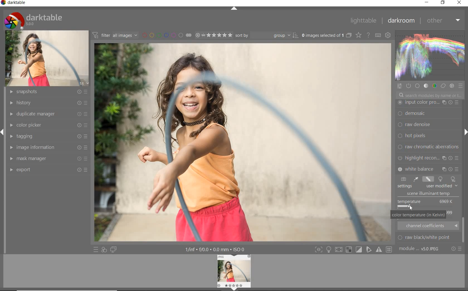 The width and height of the screenshot is (468, 291). Describe the element at coordinates (359, 35) in the screenshot. I see `change type for overlay` at that location.